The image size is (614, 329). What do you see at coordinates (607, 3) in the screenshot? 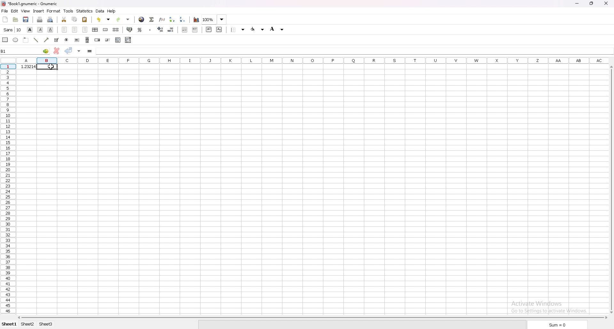
I see `close` at bounding box center [607, 3].